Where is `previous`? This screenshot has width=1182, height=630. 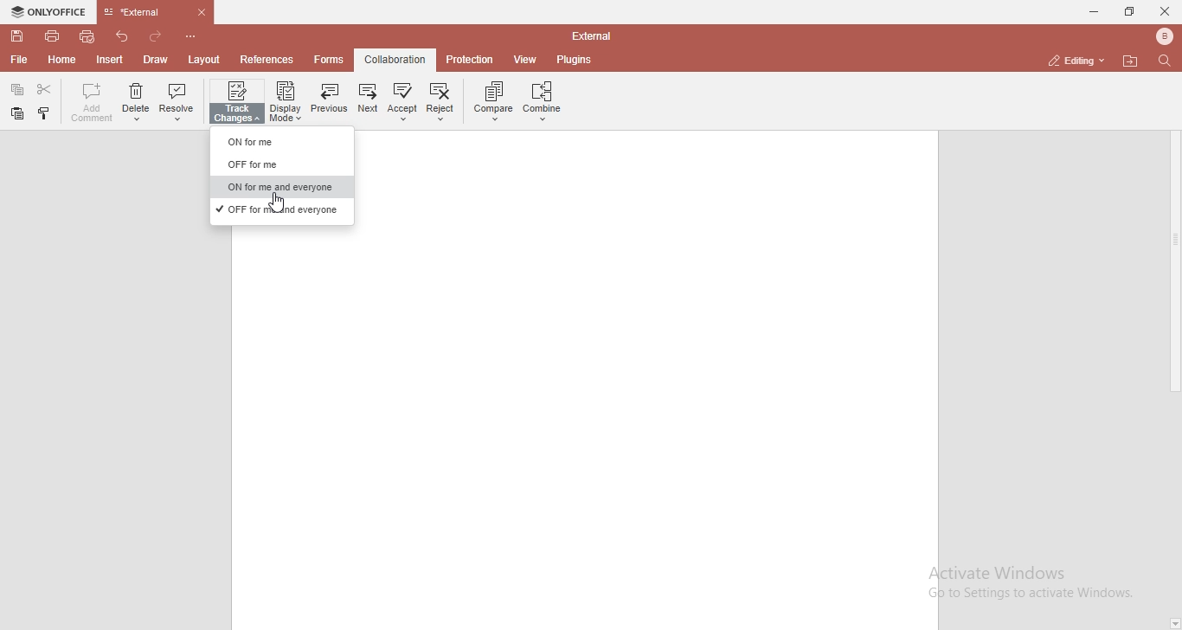 previous is located at coordinates (328, 99).